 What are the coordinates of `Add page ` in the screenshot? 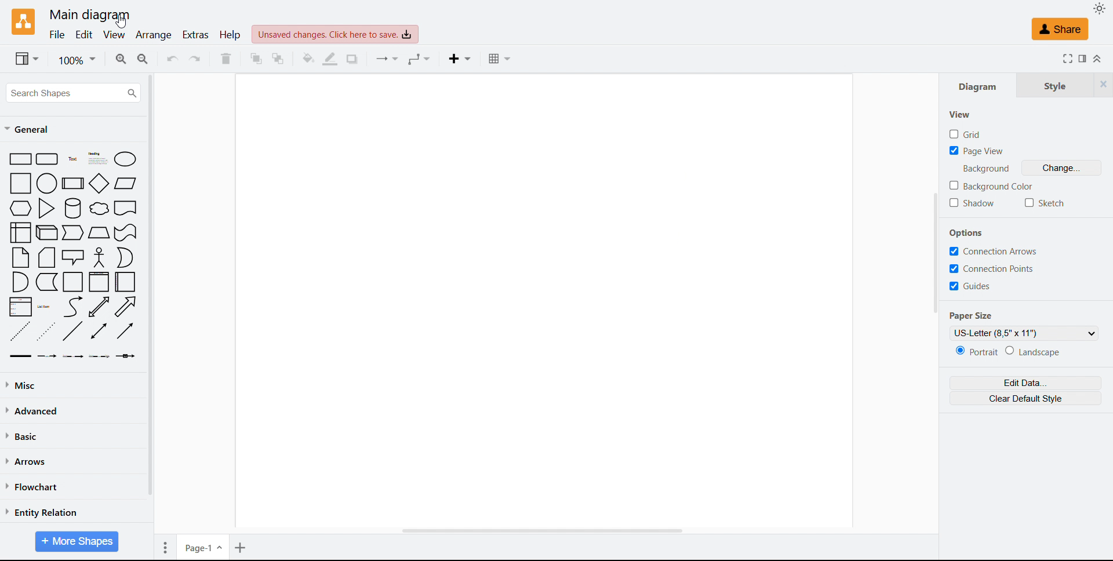 It's located at (241, 548).